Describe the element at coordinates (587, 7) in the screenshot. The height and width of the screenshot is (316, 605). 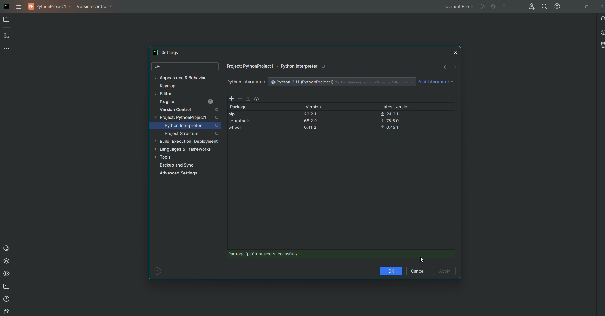
I see `Restore` at that location.